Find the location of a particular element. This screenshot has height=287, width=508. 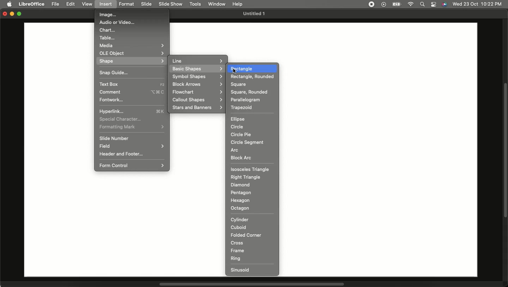

Square rounded is located at coordinates (248, 92).